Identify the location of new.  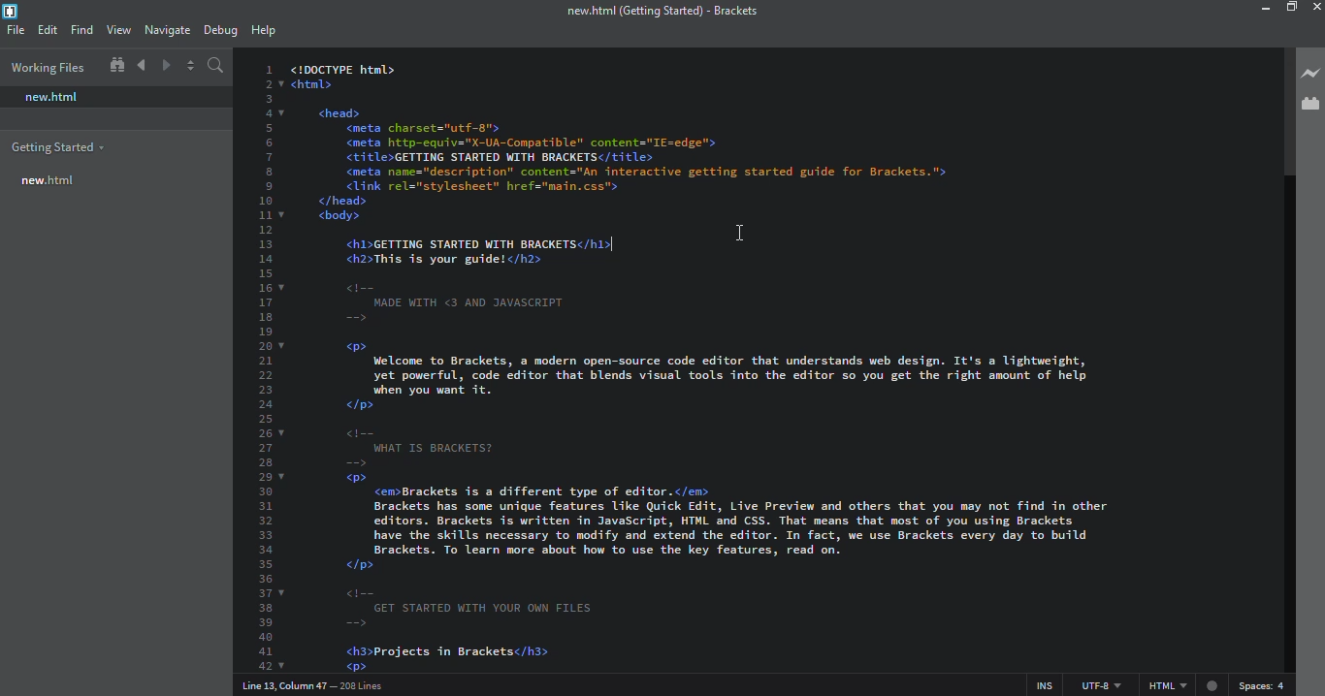
(54, 97).